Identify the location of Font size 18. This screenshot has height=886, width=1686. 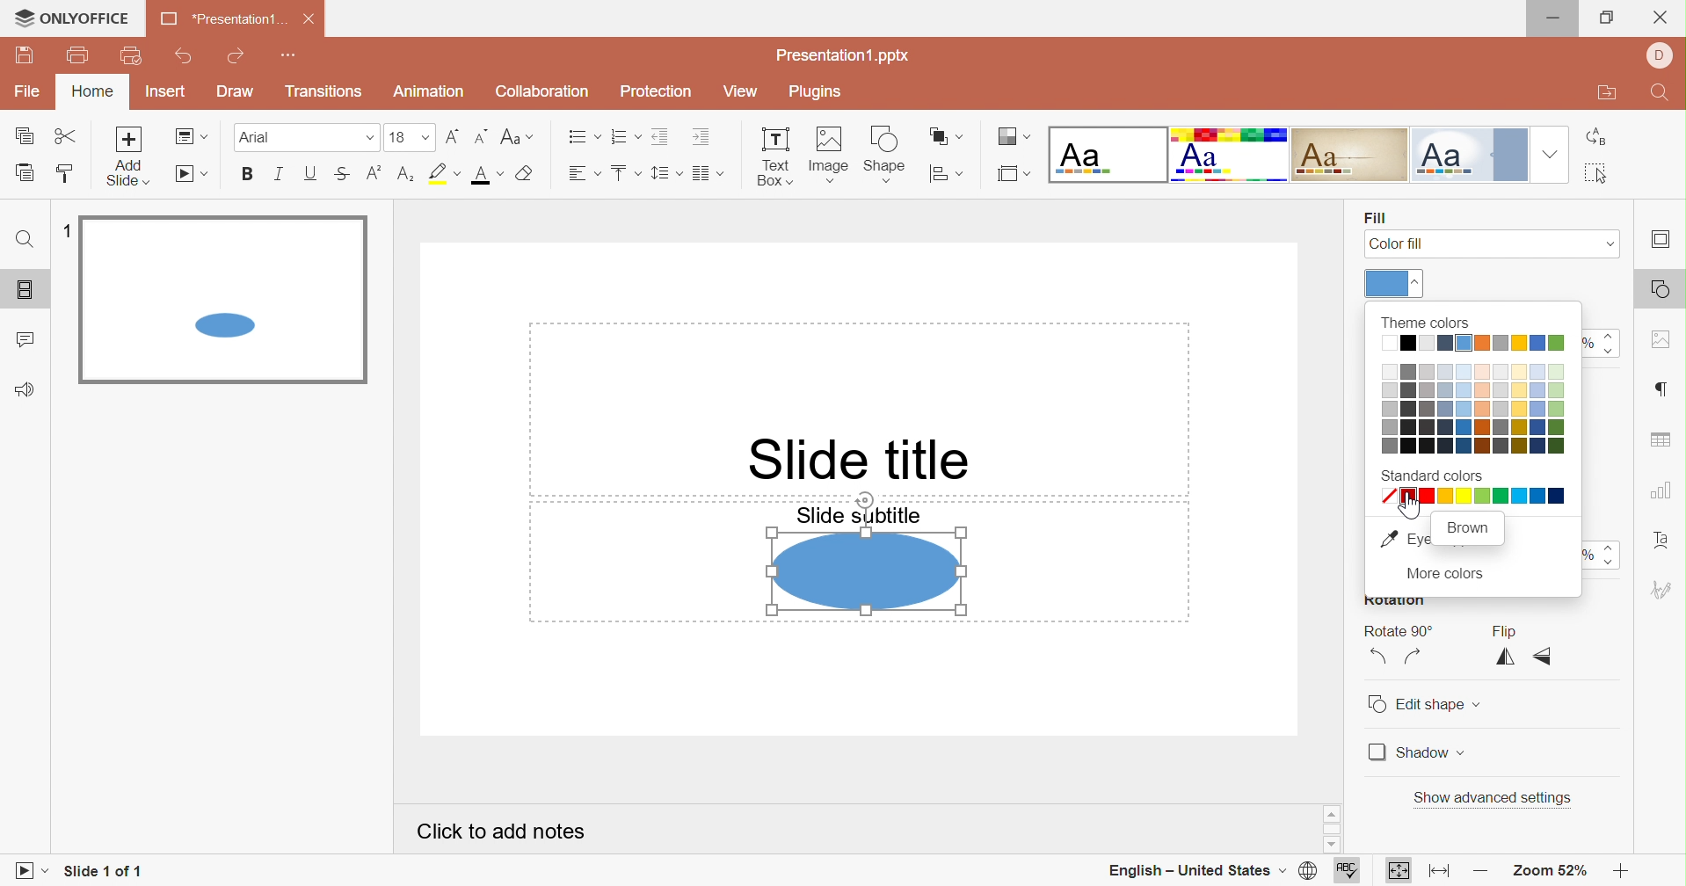
(409, 136).